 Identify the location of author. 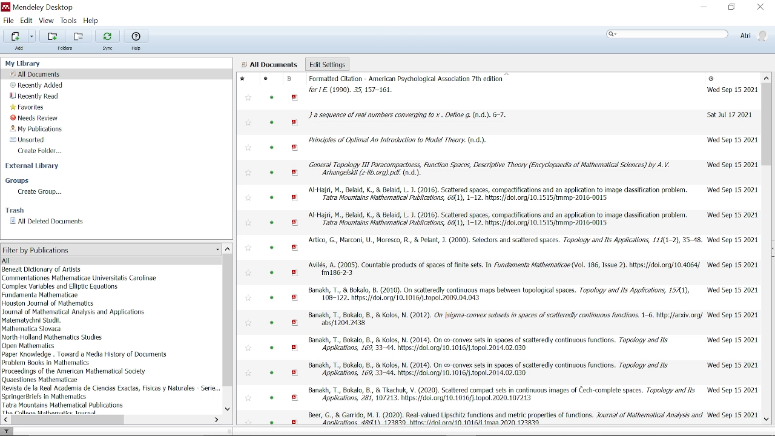
(47, 303).